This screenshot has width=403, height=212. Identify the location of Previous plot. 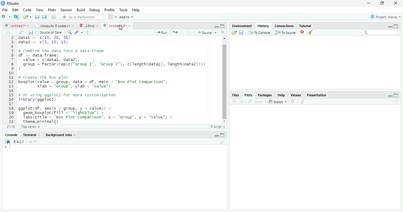
(234, 102).